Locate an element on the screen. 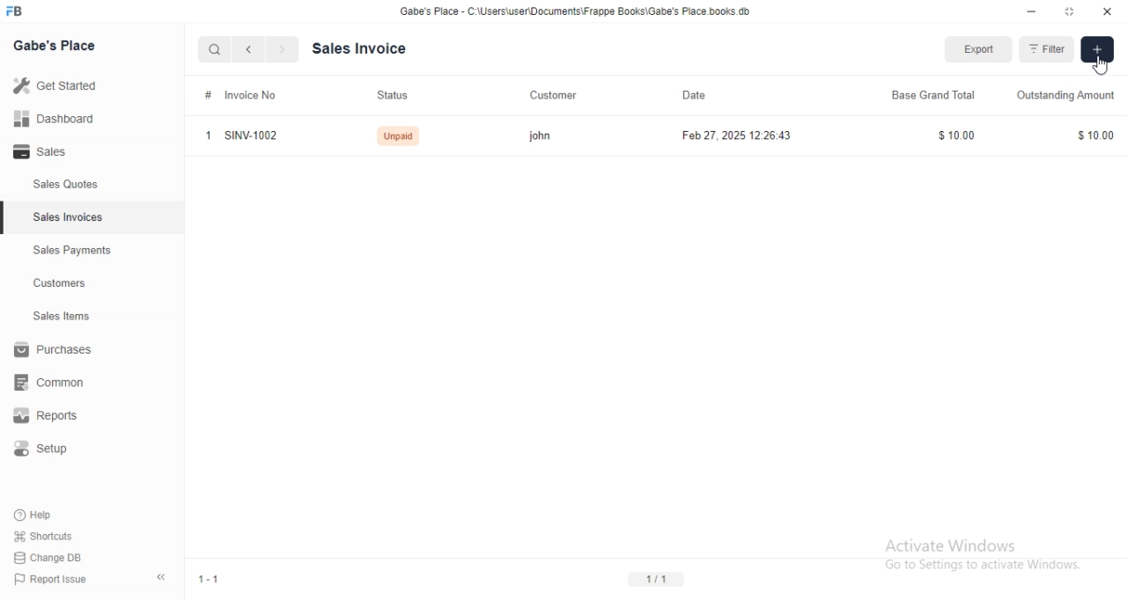  Feb 27, 2025 1226.43 is located at coordinates (748, 139).